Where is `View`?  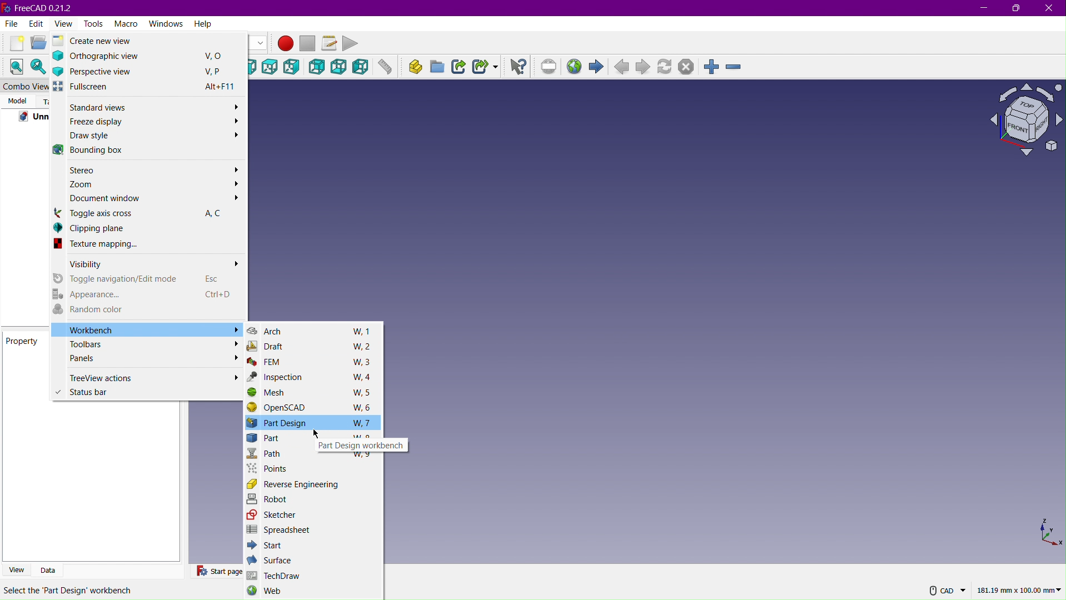
View is located at coordinates (65, 23).